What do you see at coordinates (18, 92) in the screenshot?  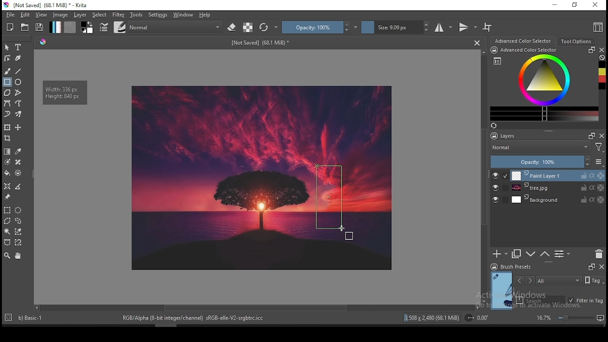 I see `polyline tool` at bounding box center [18, 92].